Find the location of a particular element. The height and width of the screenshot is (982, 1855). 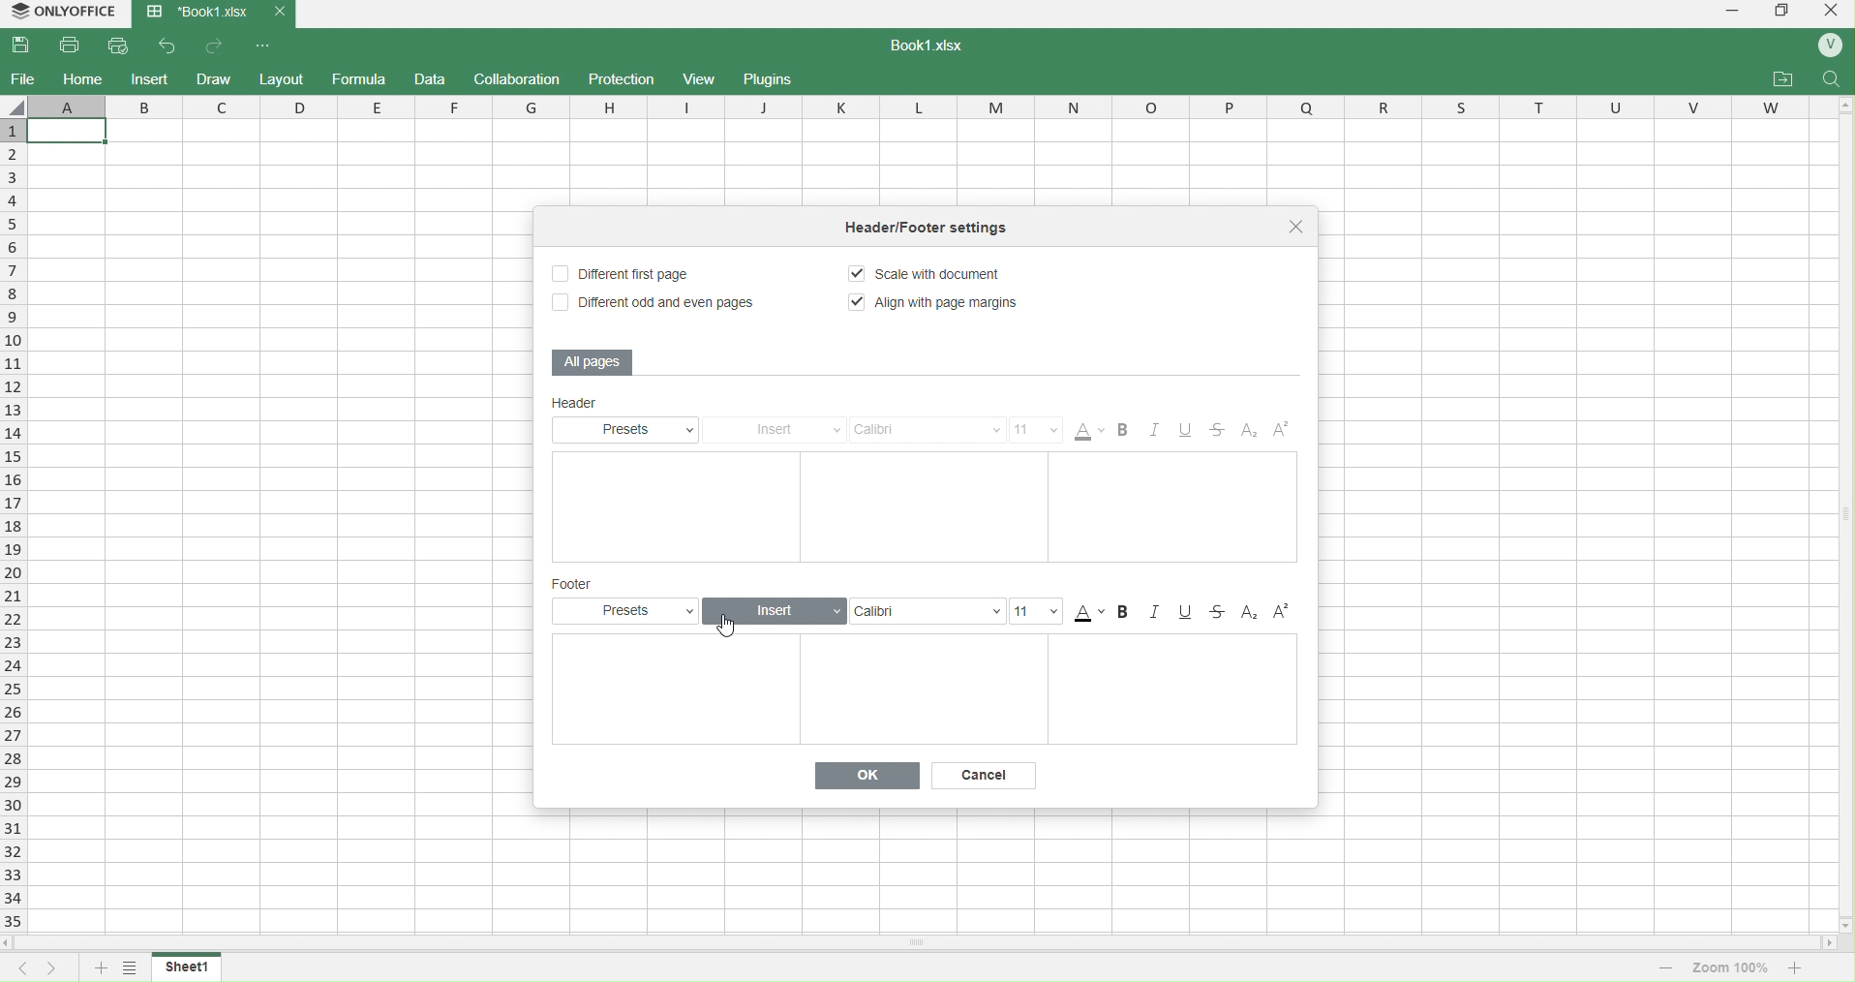

print is located at coordinates (72, 45).